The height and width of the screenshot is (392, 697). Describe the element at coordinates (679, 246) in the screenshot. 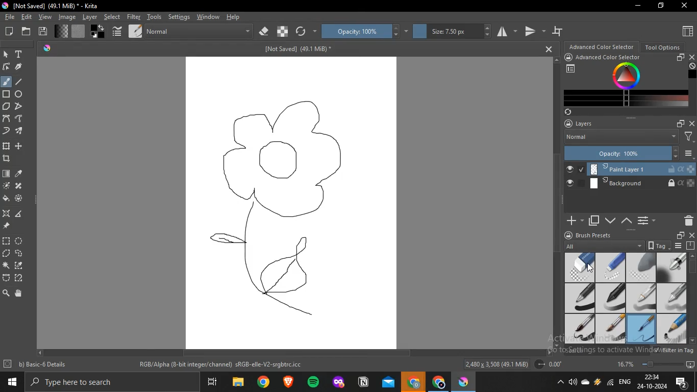

I see `Options` at that location.